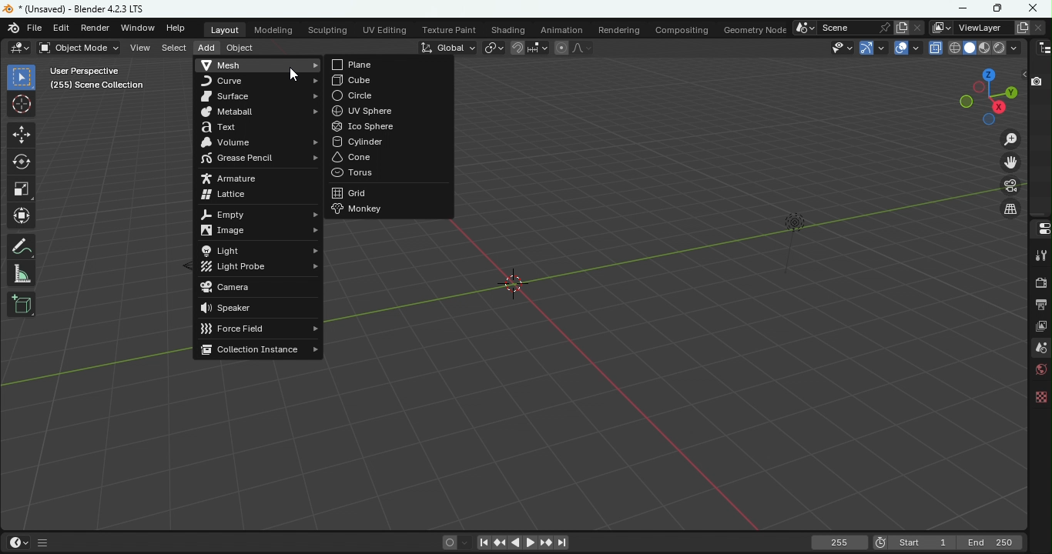 The height and width of the screenshot is (554, 1052). I want to click on Grid, so click(391, 192).